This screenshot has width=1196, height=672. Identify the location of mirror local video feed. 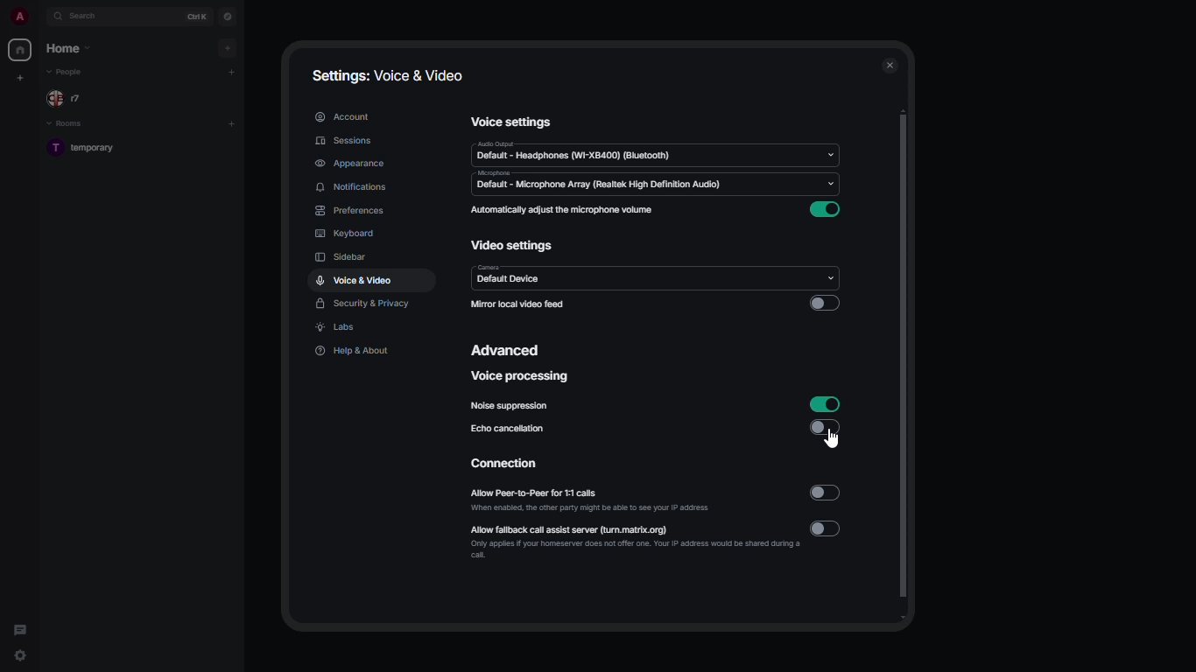
(521, 304).